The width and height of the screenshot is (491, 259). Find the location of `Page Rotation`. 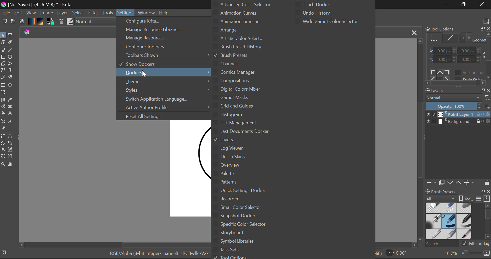

Page Rotation is located at coordinates (398, 254).